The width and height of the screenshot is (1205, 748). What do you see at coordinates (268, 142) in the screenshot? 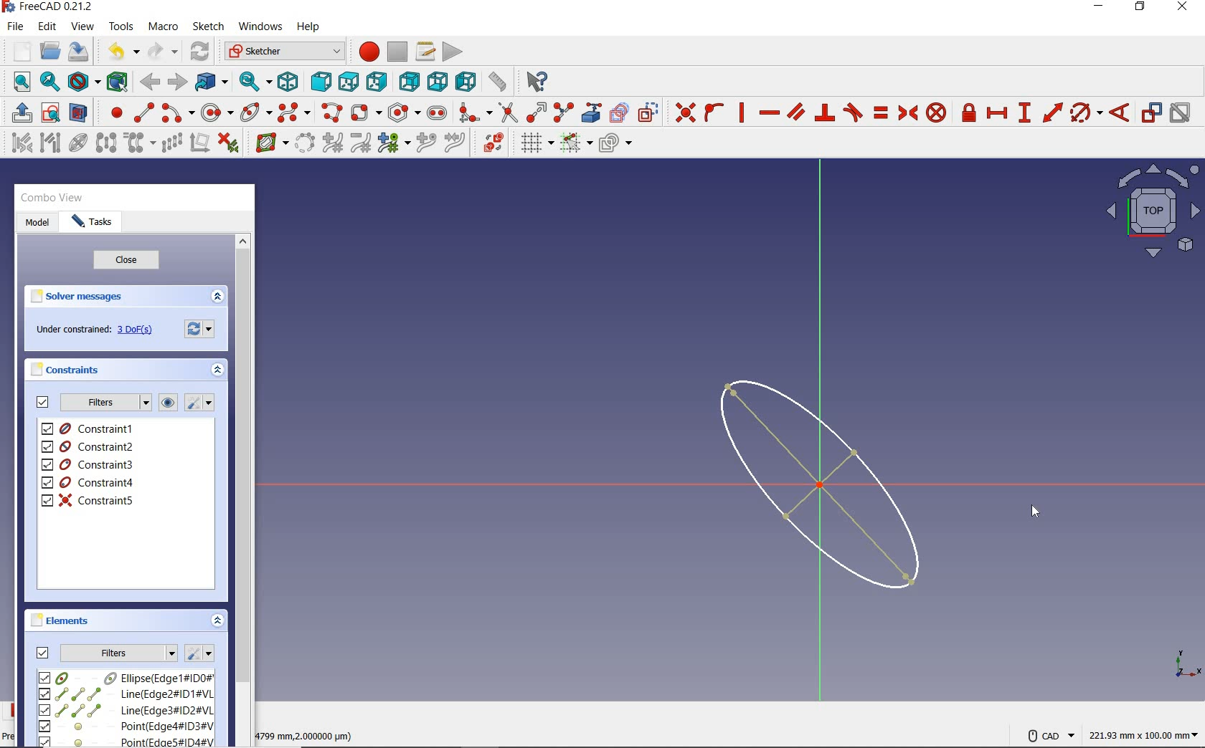
I see `show/hide B-spline information layer` at bounding box center [268, 142].